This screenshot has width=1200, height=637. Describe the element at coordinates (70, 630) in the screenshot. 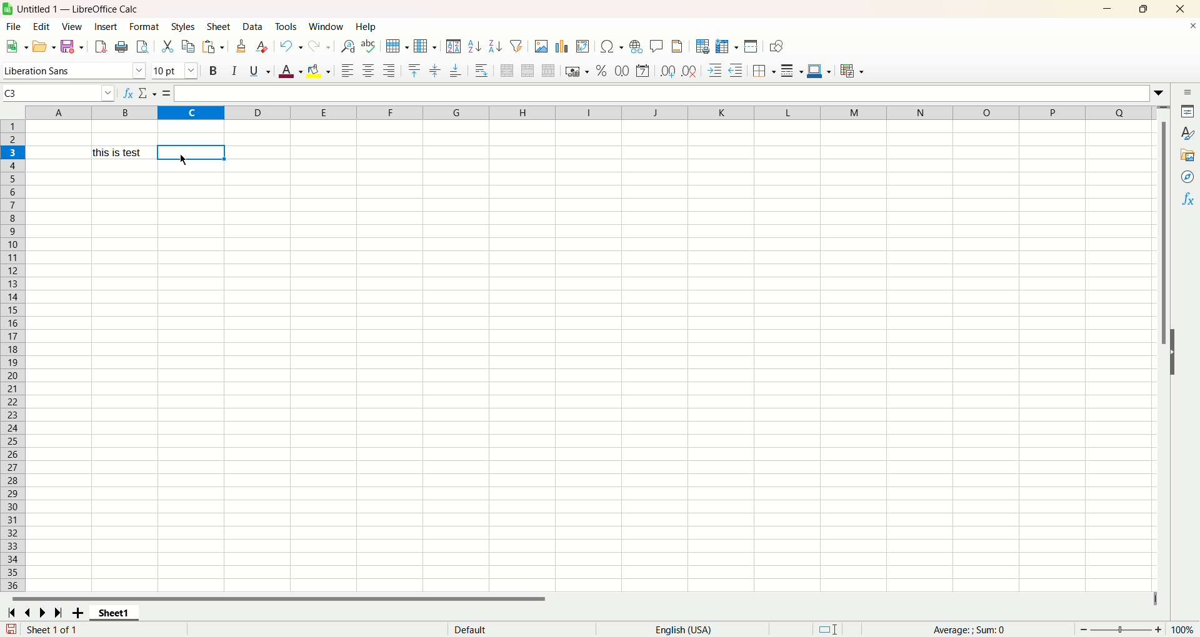

I see `sheet number` at that location.